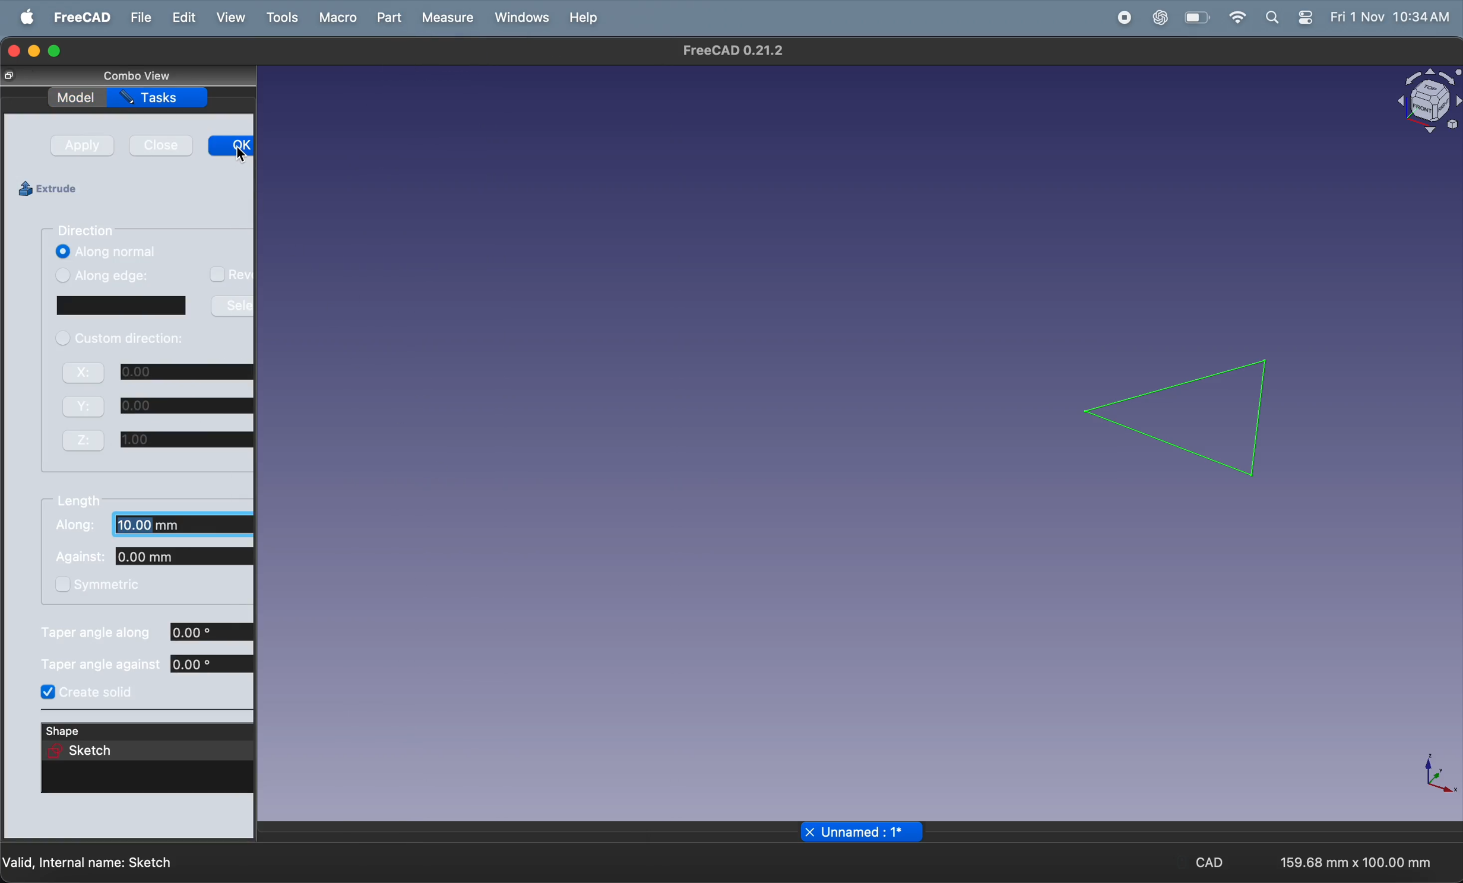 Image resolution: width=1463 pixels, height=883 pixels. I want to click on edit, so click(185, 15).